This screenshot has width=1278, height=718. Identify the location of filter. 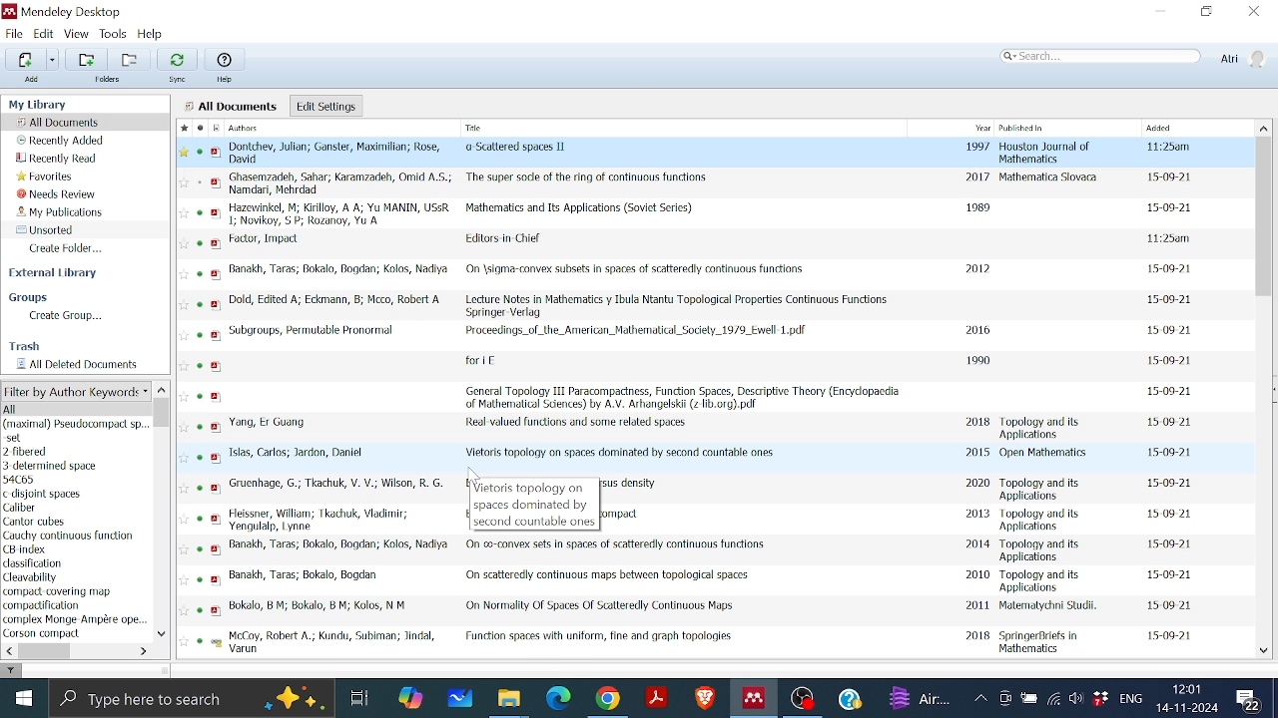
(11, 671).